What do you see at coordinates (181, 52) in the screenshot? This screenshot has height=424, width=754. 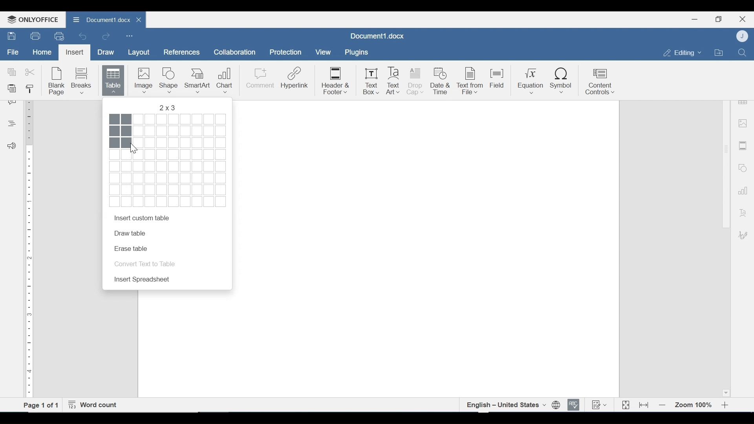 I see `References` at bounding box center [181, 52].